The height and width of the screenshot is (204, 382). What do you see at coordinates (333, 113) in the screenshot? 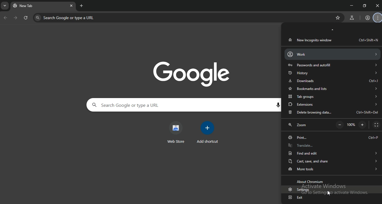
I see `delete browsing data` at bounding box center [333, 113].